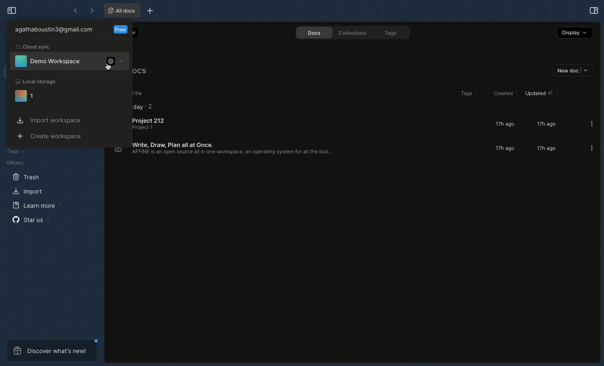 This screenshot has height=366, width=604. Describe the element at coordinates (26, 96) in the screenshot. I see `1 workspace` at that location.